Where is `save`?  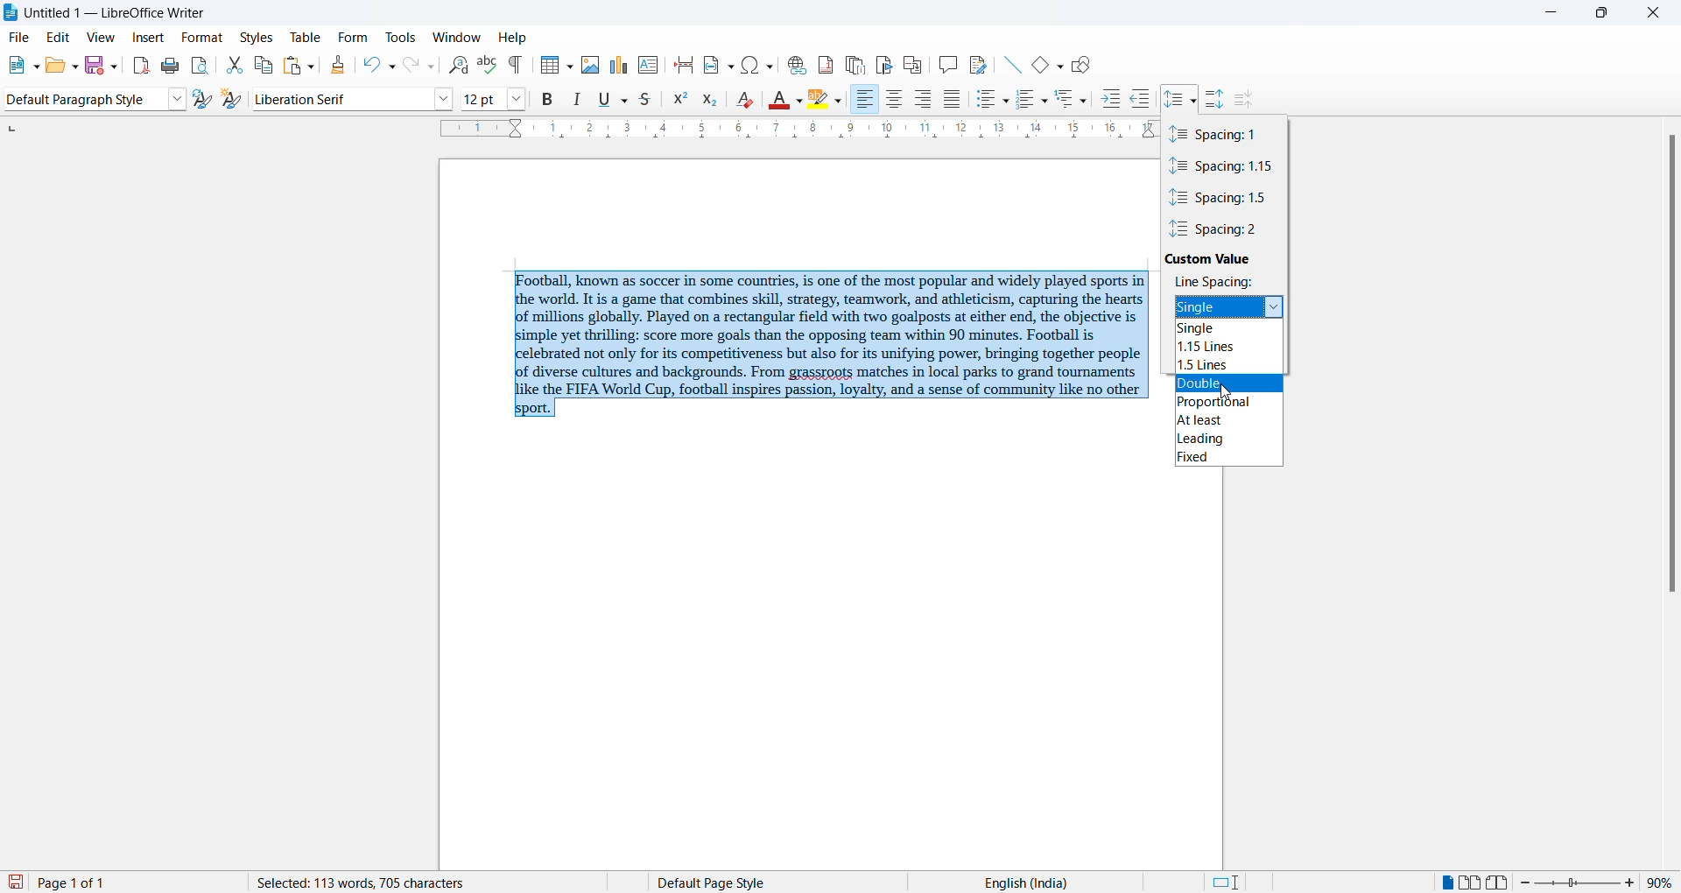
save is located at coordinates (16, 882).